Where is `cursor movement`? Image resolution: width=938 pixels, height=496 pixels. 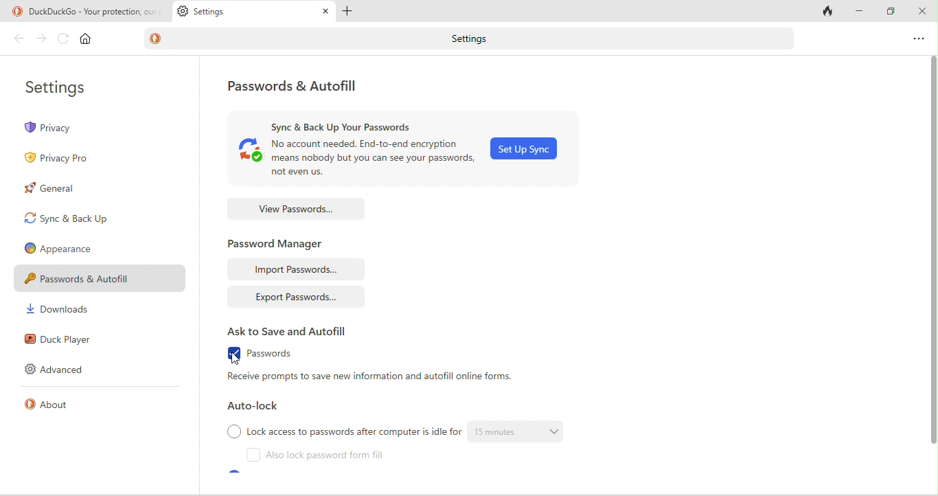
cursor movement is located at coordinates (237, 359).